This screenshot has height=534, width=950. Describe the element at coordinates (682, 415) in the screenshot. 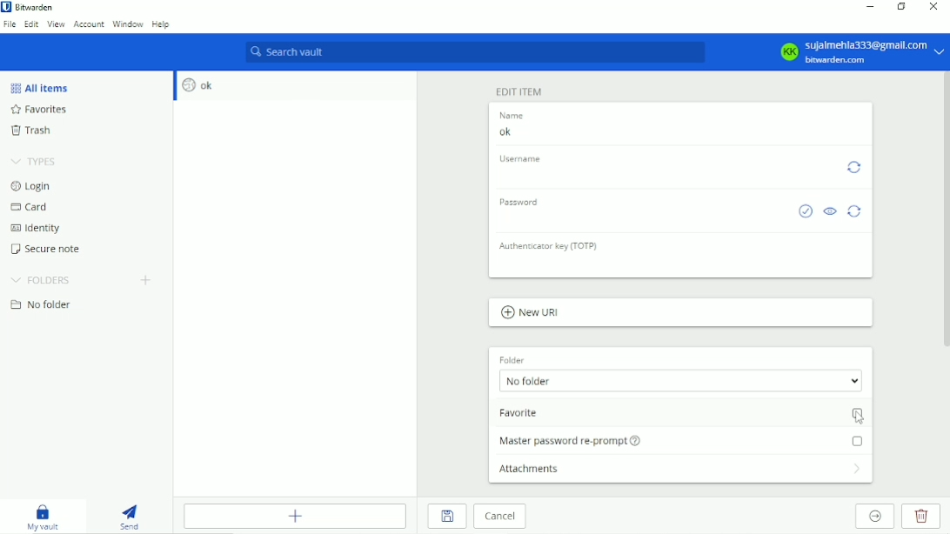

I see `Favorite` at that location.